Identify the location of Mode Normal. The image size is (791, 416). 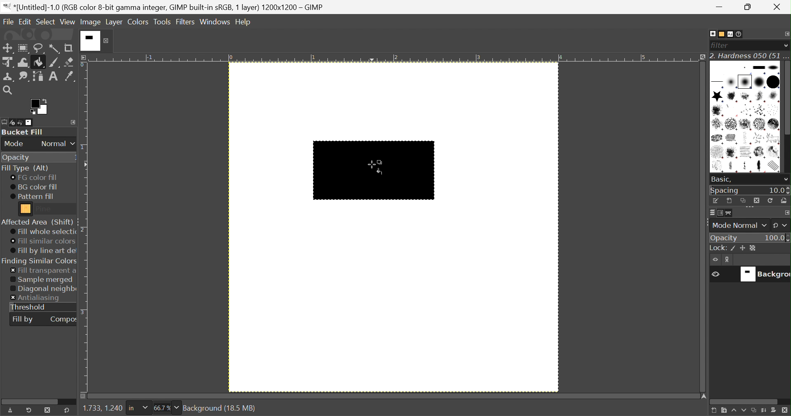
(739, 225).